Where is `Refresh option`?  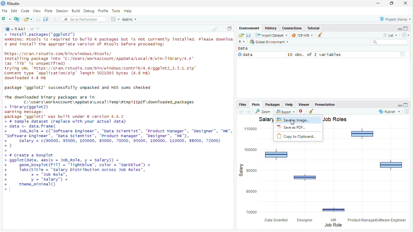
Refresh option is located at coordinates (405, 34).